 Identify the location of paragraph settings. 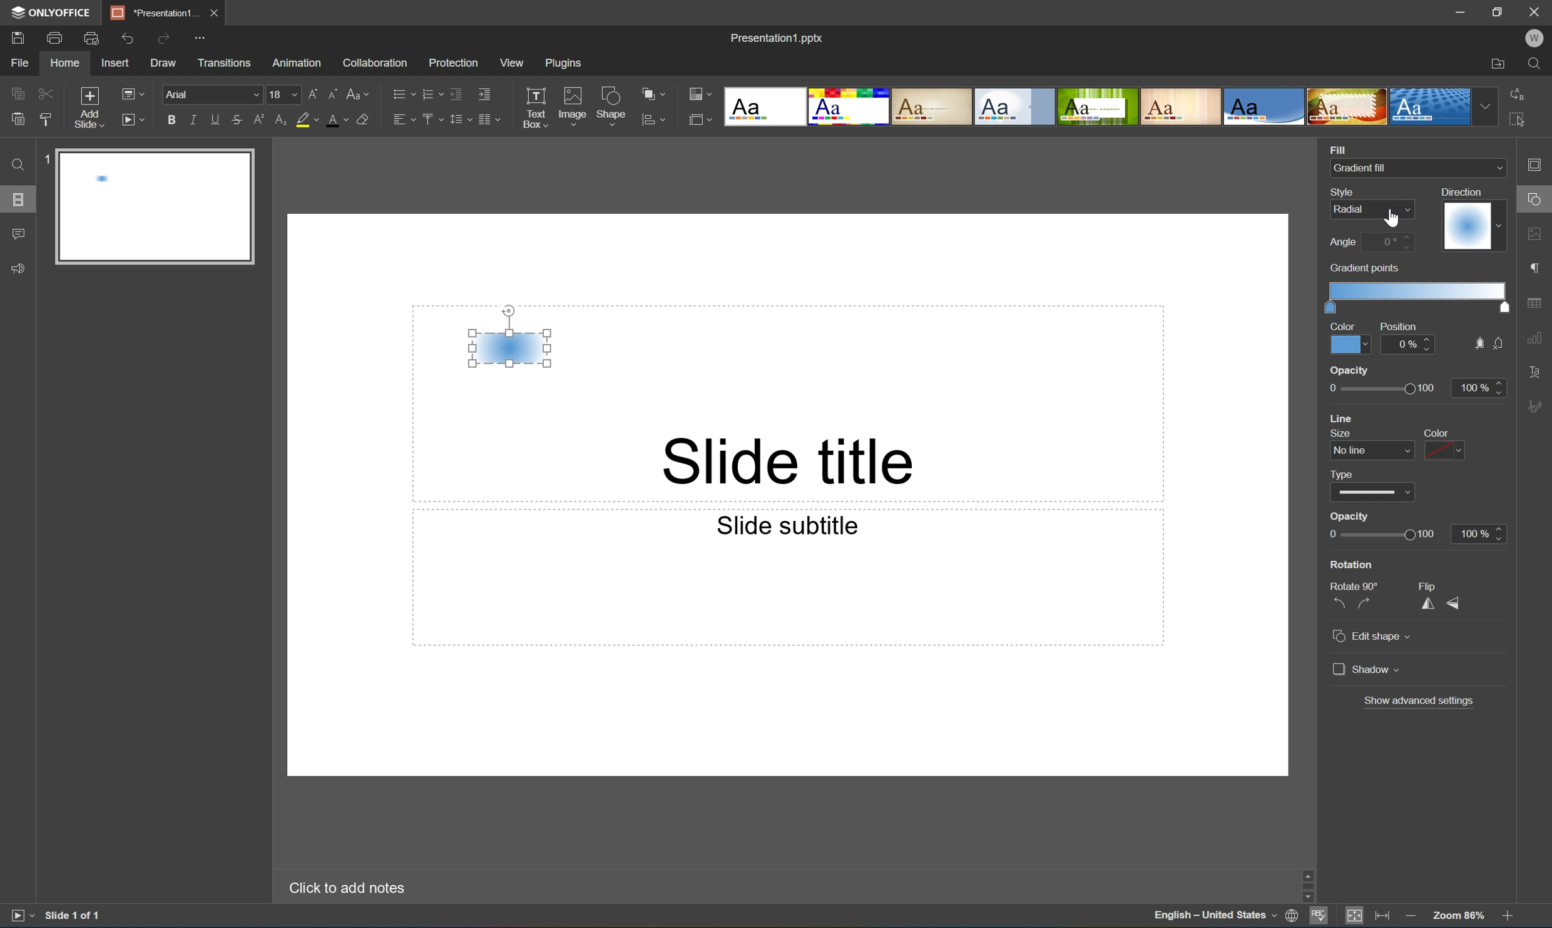
(1538, 266).